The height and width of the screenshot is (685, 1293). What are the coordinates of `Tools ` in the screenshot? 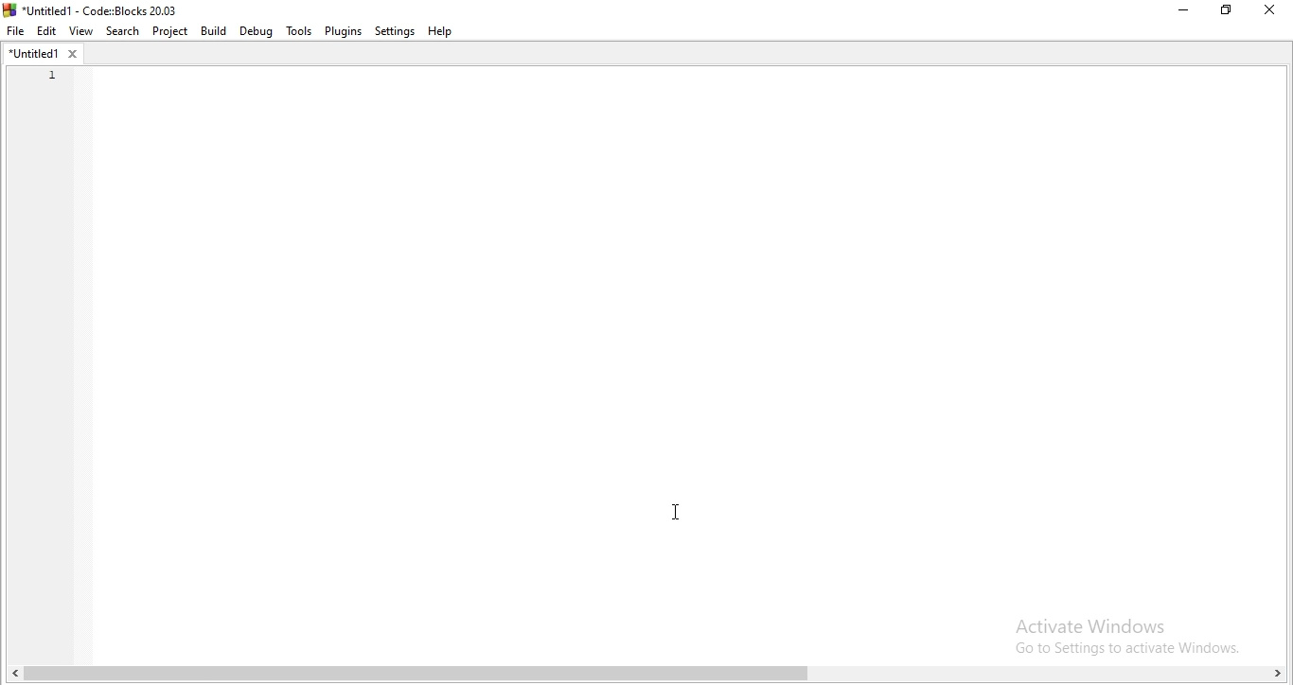 It's located at (299, 28).